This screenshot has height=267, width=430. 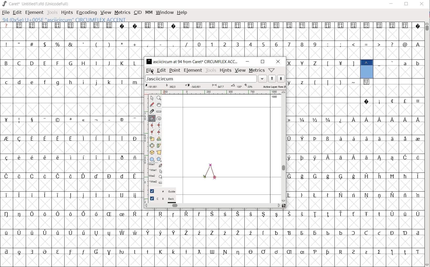 I want to click on view, so click(x=240, y=70).